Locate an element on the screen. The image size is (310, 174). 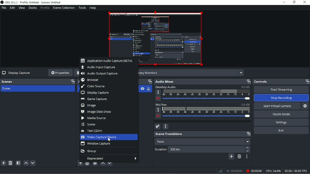
Minimize is located at coordinates (283, 2).